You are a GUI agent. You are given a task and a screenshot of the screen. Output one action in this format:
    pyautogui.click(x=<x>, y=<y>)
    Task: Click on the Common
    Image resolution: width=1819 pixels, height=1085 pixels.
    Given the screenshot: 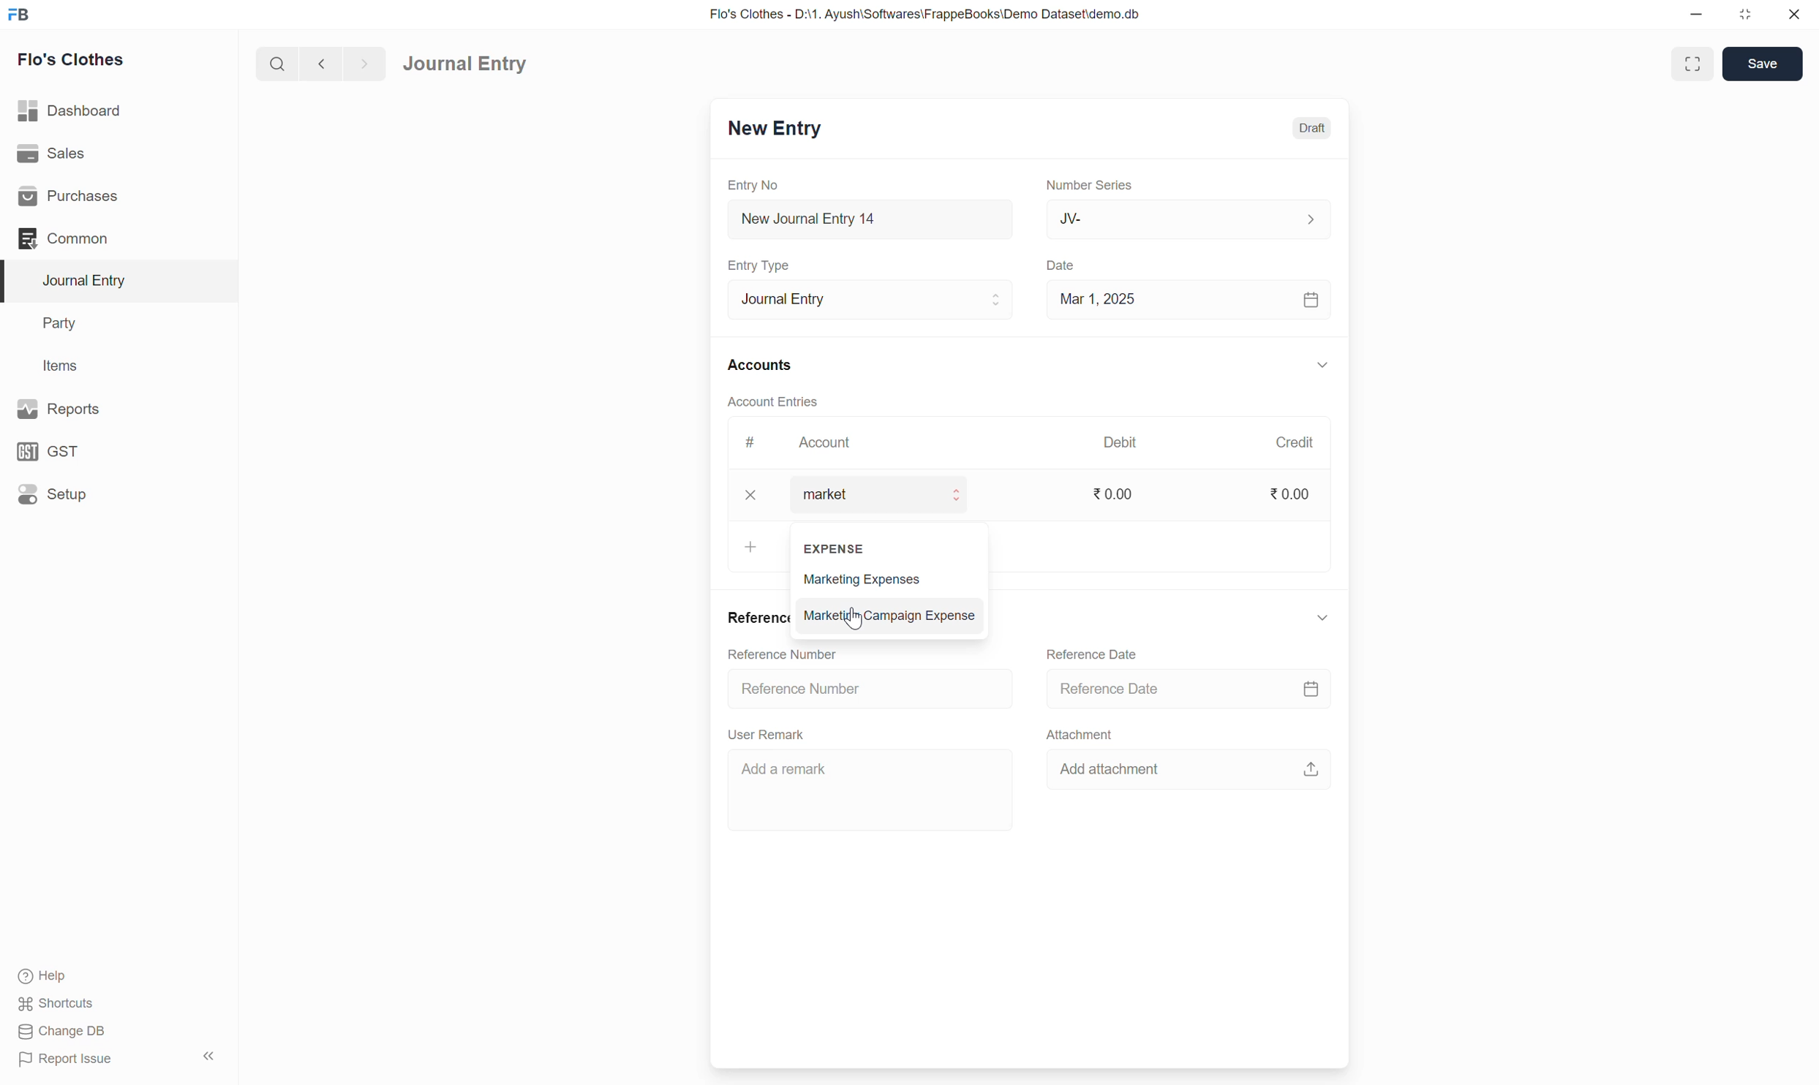 What is the action you would take?
    pyautogui.click(x=64, y=238)
    